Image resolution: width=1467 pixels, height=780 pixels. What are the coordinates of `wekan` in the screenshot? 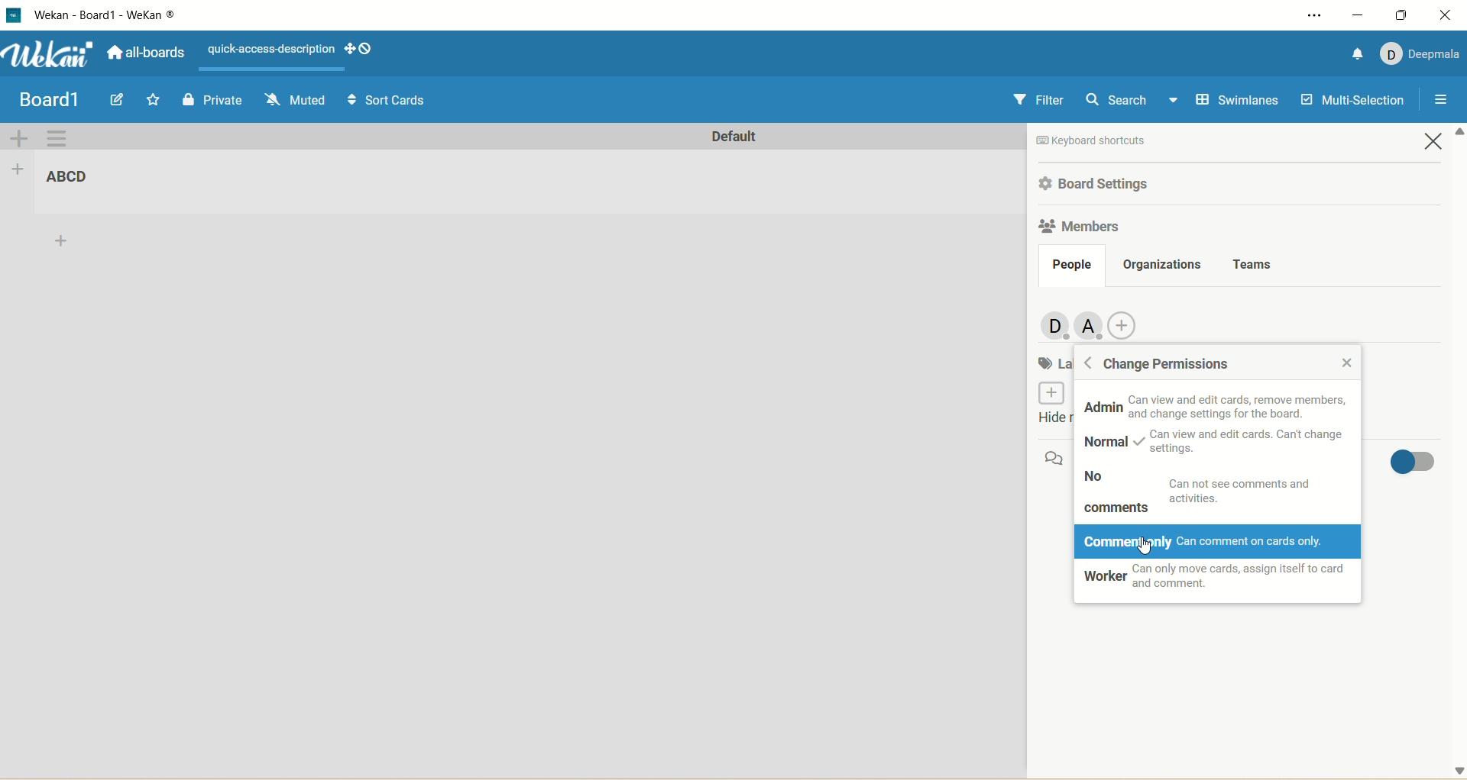 It's located at (50, 53).